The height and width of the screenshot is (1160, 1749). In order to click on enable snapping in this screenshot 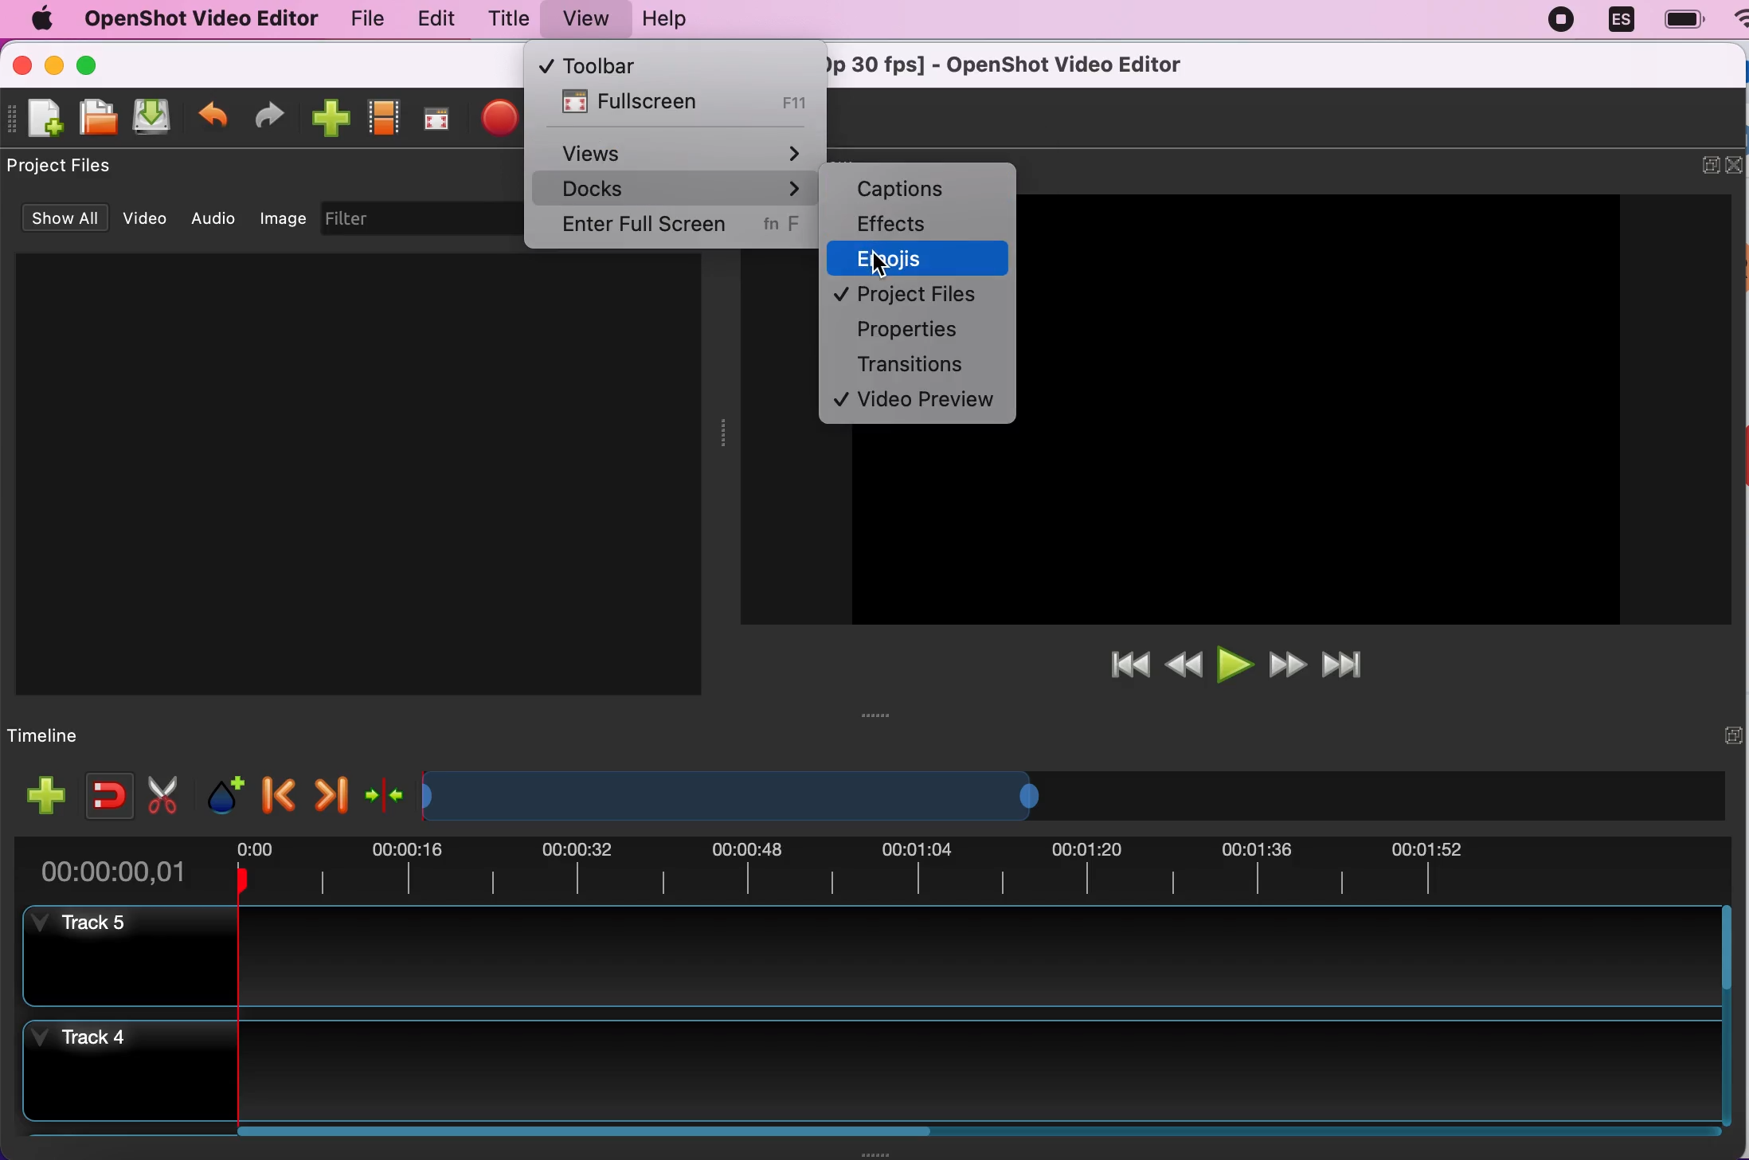, I will do `click(104, 790)`.